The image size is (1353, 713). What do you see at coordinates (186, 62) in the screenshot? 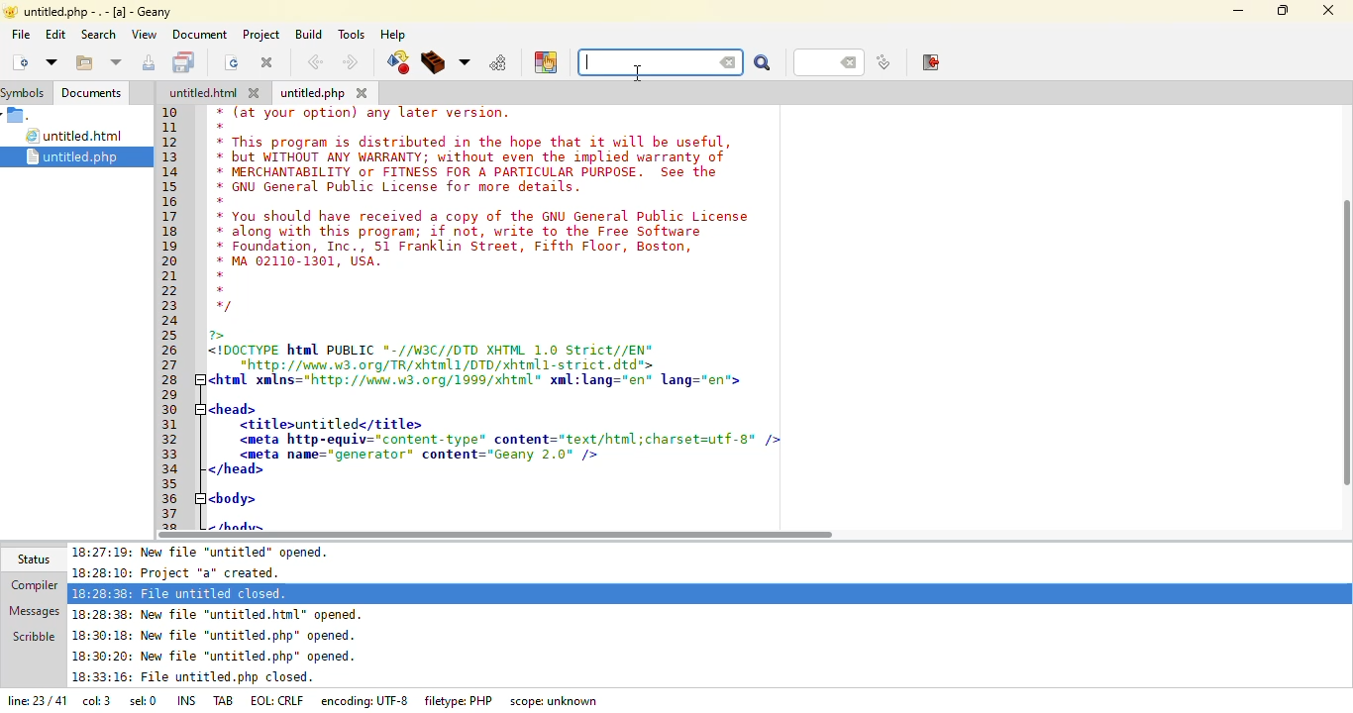
I see `save` at bounding box center [186, 62].